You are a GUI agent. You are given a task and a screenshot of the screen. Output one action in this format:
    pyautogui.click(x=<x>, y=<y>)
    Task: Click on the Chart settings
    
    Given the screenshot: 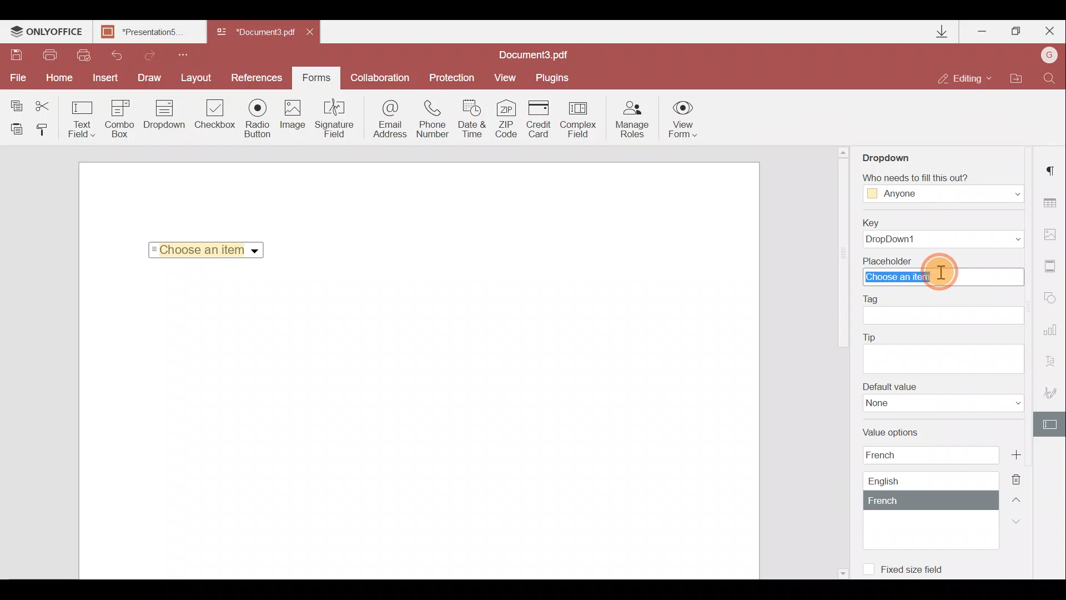 What is the action you would take?
    pyautogui.click(x=1052, y=335)
    